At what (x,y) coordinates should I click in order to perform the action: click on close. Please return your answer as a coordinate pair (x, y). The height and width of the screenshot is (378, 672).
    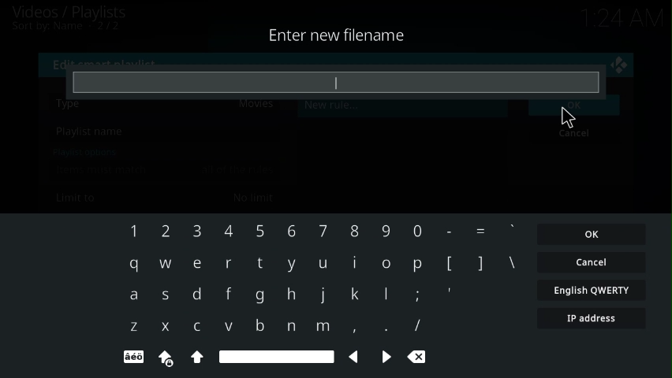
    Looking at the image, I should click on (621, 65).